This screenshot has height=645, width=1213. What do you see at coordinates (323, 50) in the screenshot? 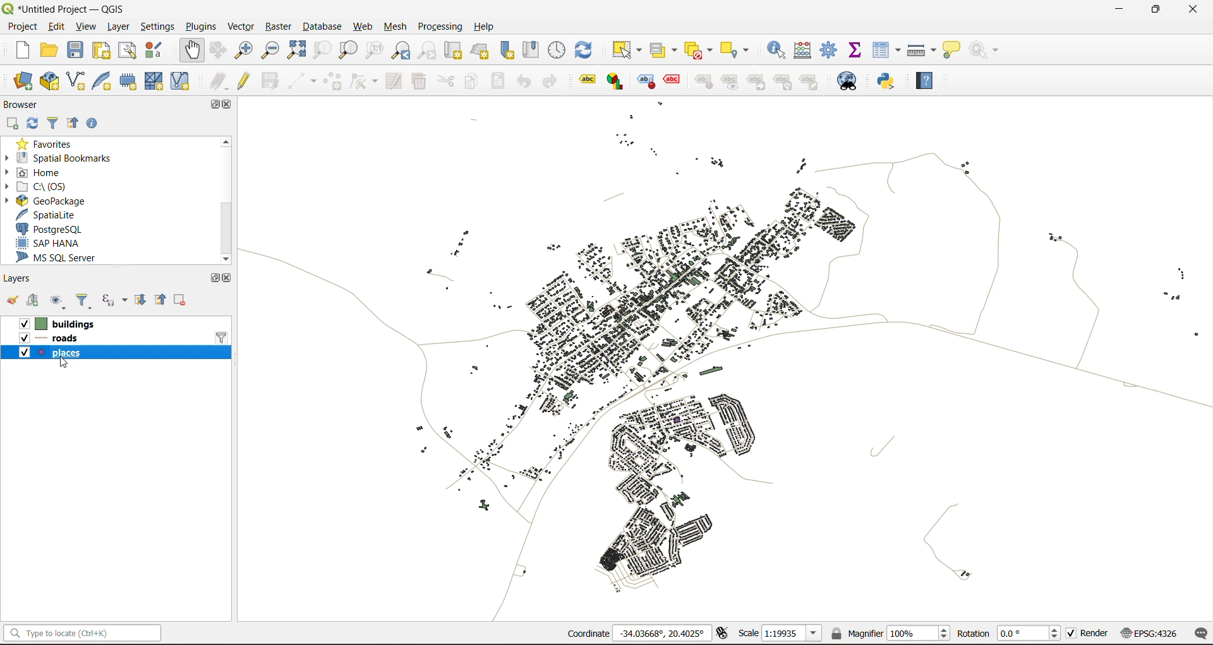
I see `zoom selection` at bounding box center [323, 50].